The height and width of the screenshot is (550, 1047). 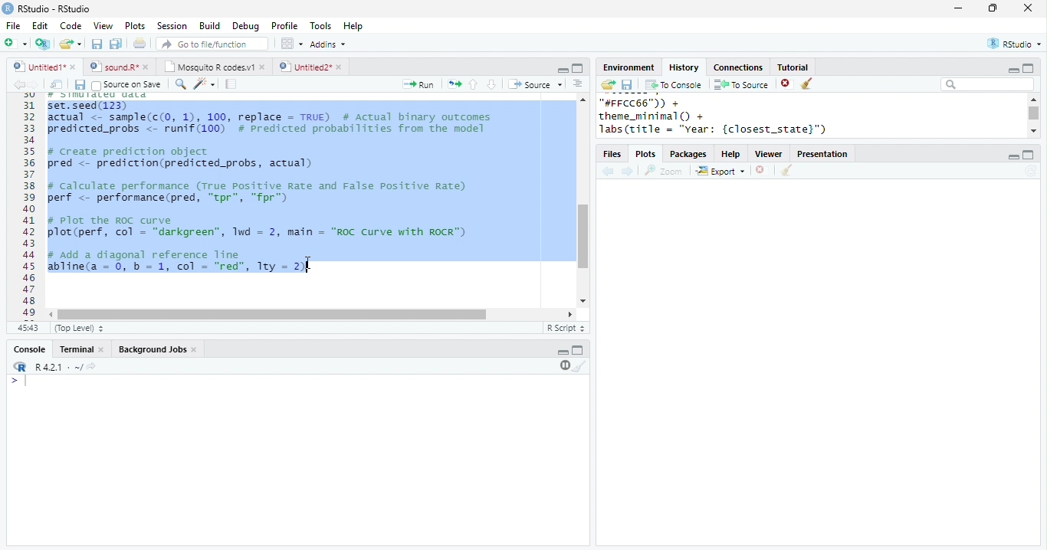 I want to click on Source, so click(x=537, y=84).